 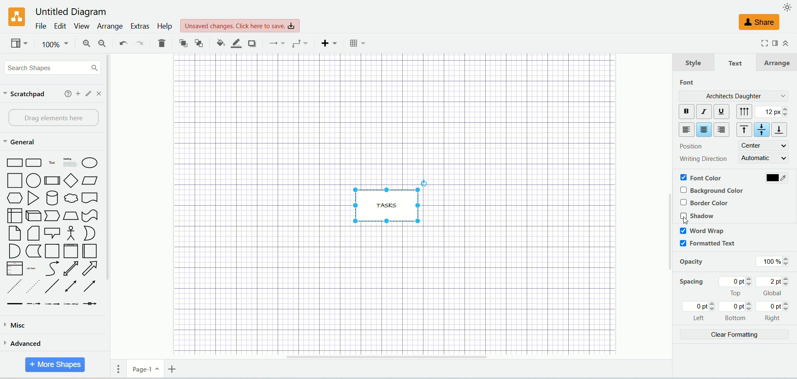 I want to click on vertical, so click(x=746, y=112).